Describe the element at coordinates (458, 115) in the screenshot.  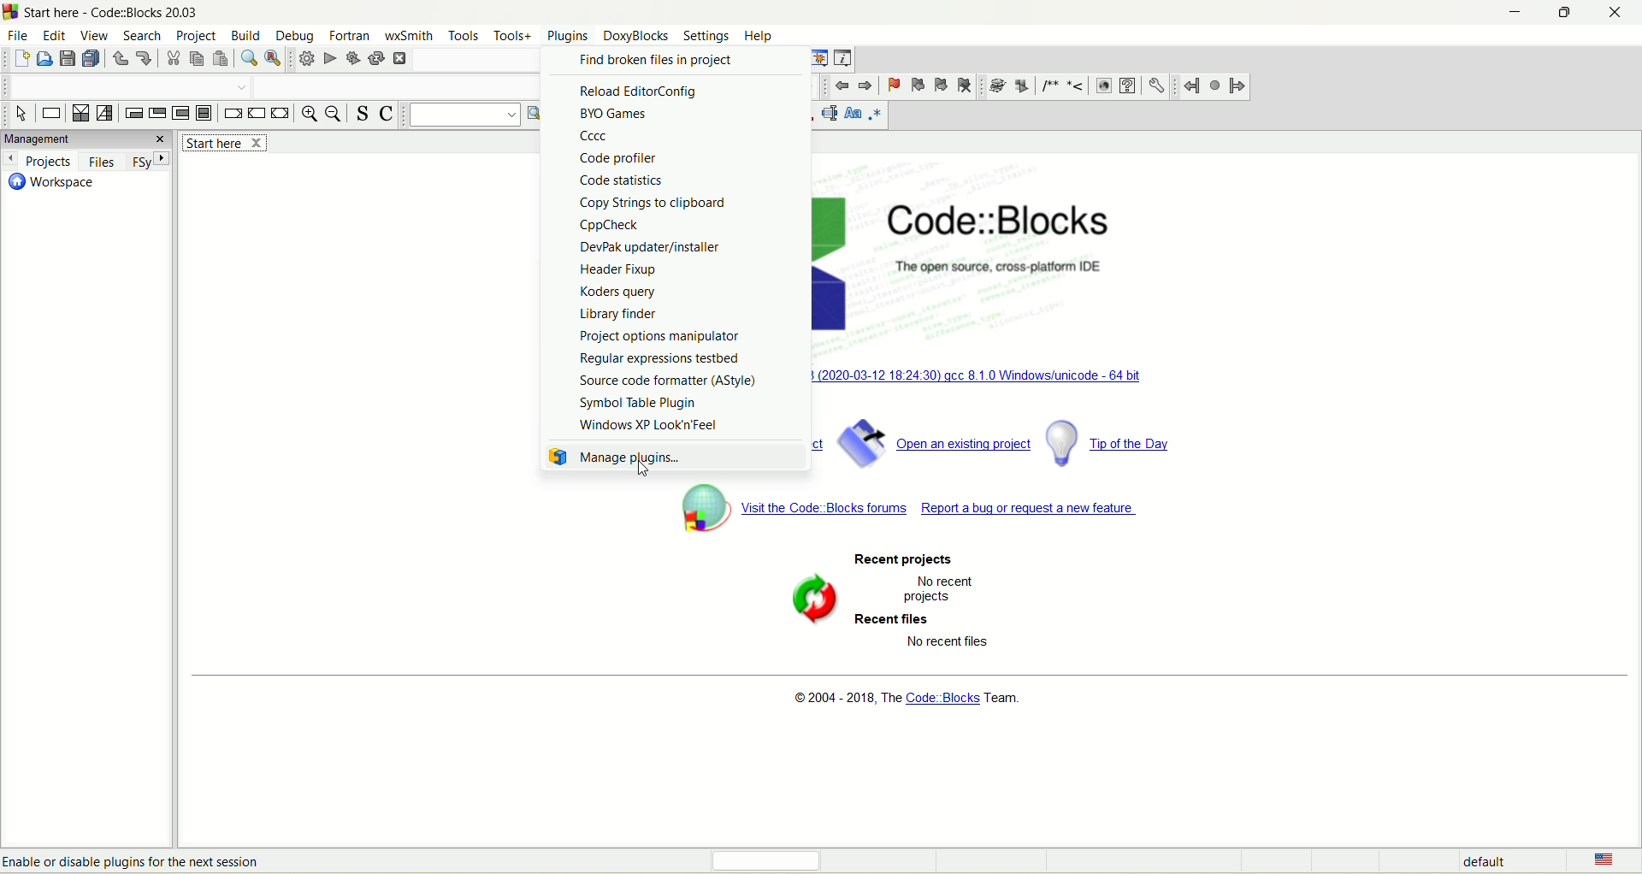
I see `text run` at that location.